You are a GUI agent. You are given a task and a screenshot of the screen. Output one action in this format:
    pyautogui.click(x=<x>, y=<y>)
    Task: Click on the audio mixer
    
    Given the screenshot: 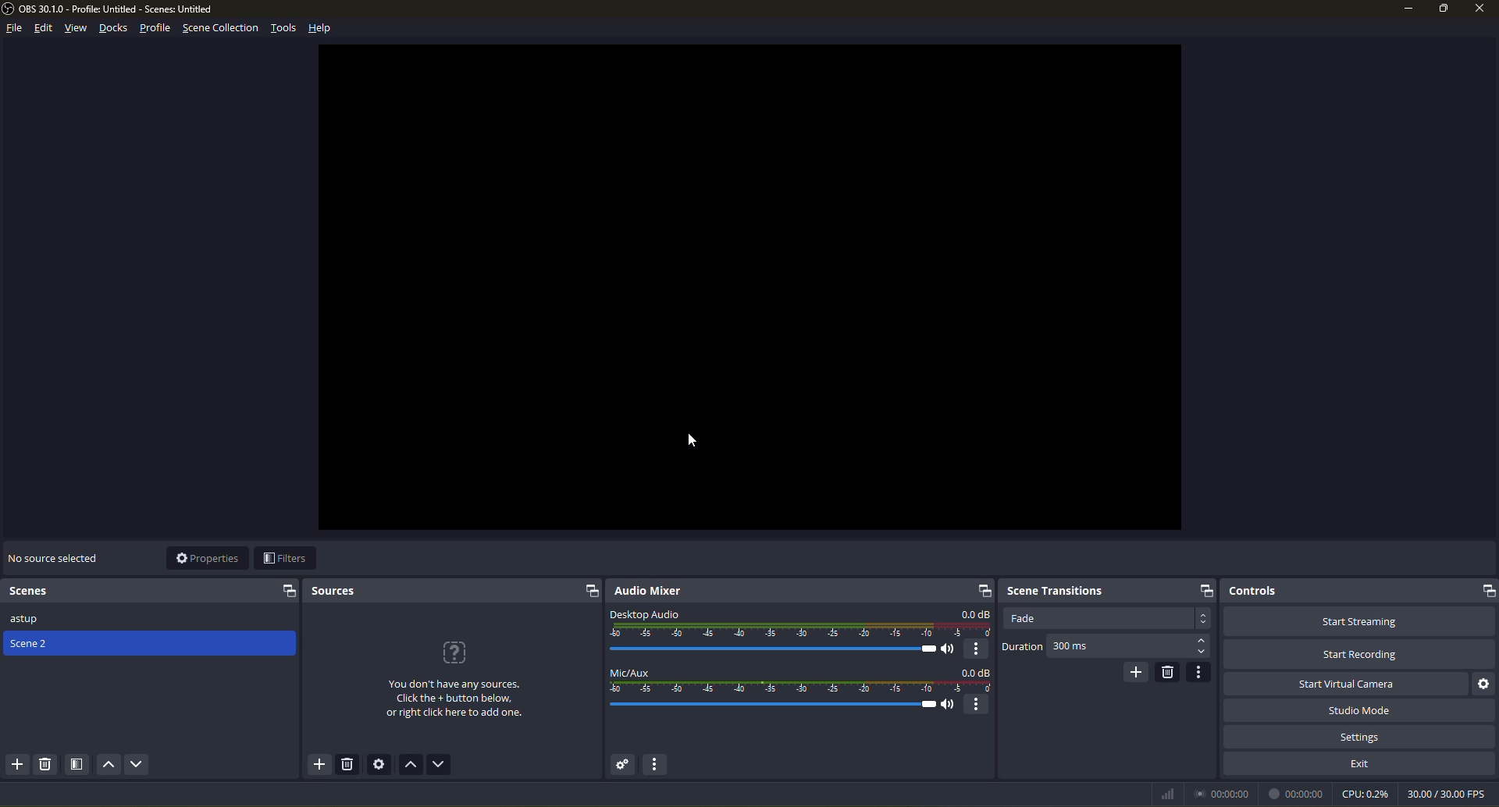 What is the action you would take?
    pyautogui.click(x=646, y=592)
    